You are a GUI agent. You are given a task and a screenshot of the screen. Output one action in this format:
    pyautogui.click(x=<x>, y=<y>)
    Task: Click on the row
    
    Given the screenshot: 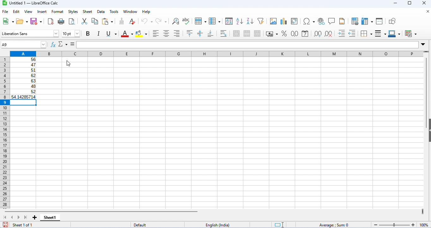 What is the action you would take?
    pyautogui.click(x=200, y=21)
    